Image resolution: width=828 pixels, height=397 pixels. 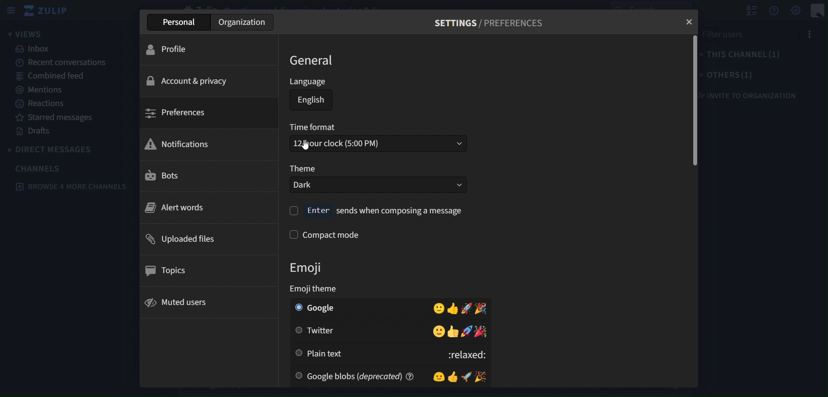 What do you see at coordinates (414, 376) in the screenshot?
I see `help` at bounding box center [414, 376].